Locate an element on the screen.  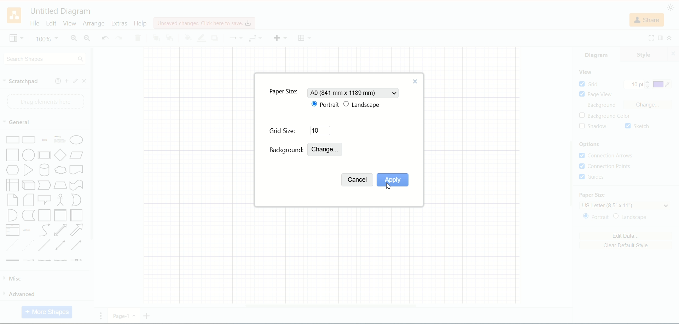
to back is located at coordinates (170, 37).